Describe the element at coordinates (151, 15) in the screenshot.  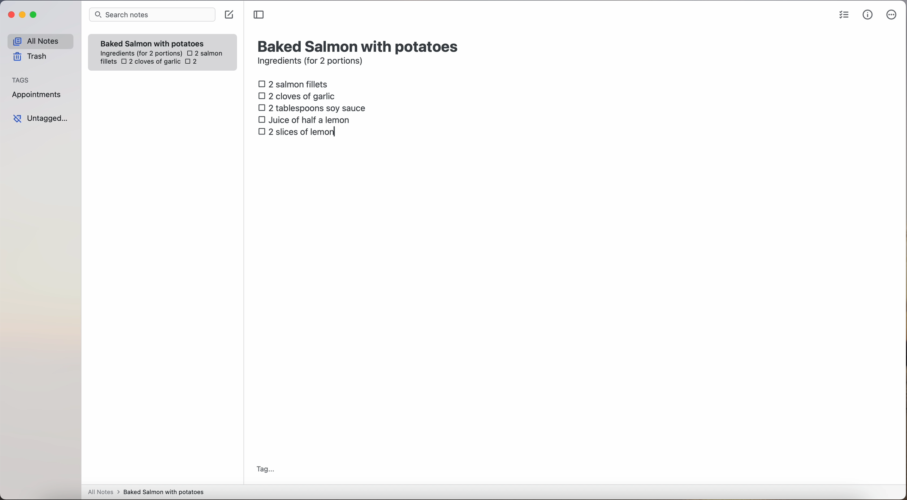
I see `search bar` at that location.